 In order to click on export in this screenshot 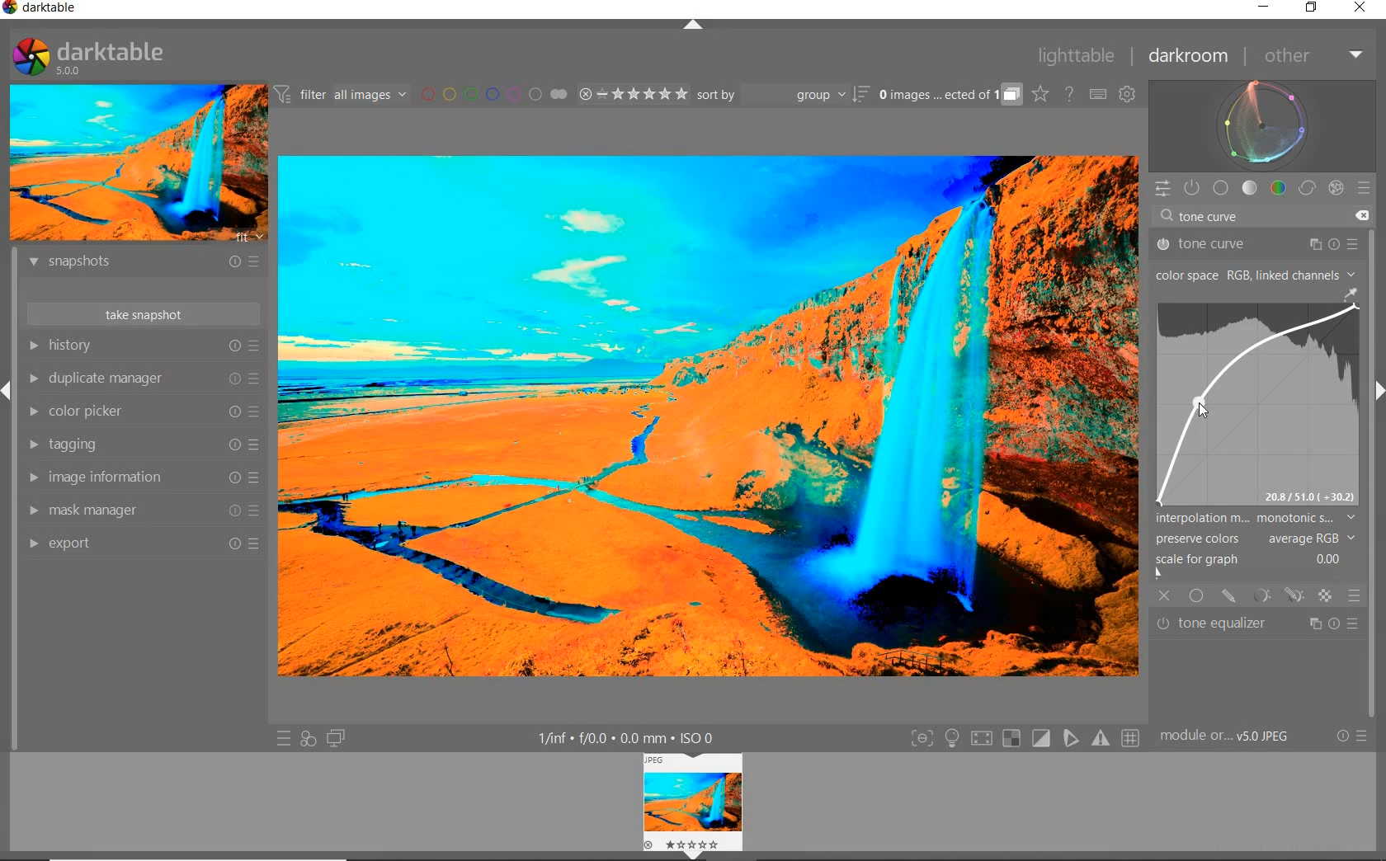, I will do `click(145, 545)`.